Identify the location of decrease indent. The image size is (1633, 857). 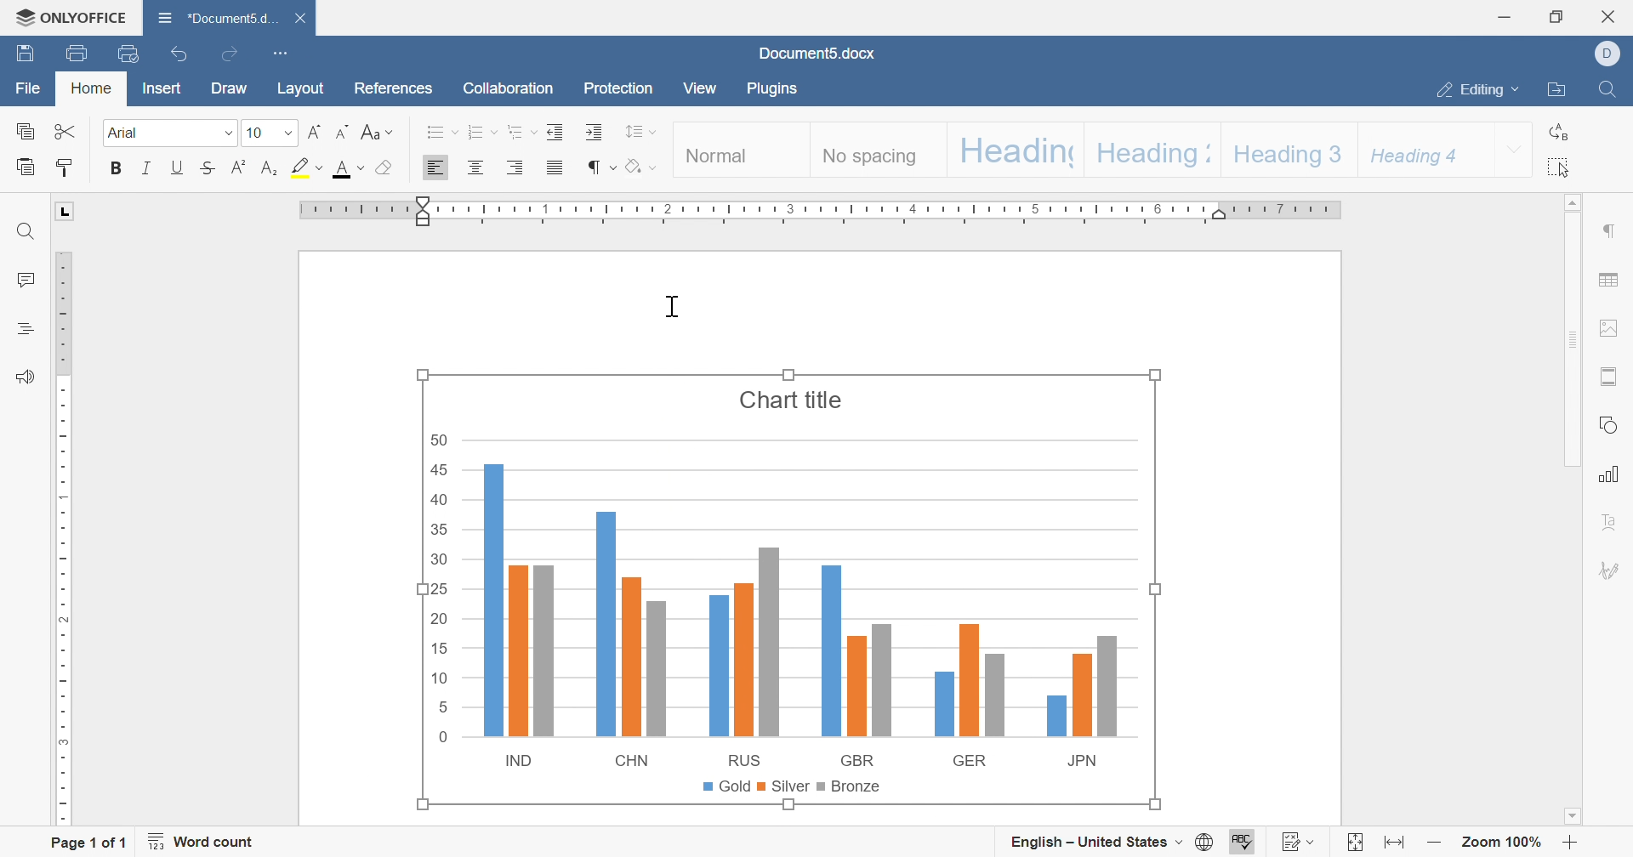
(555, 132).